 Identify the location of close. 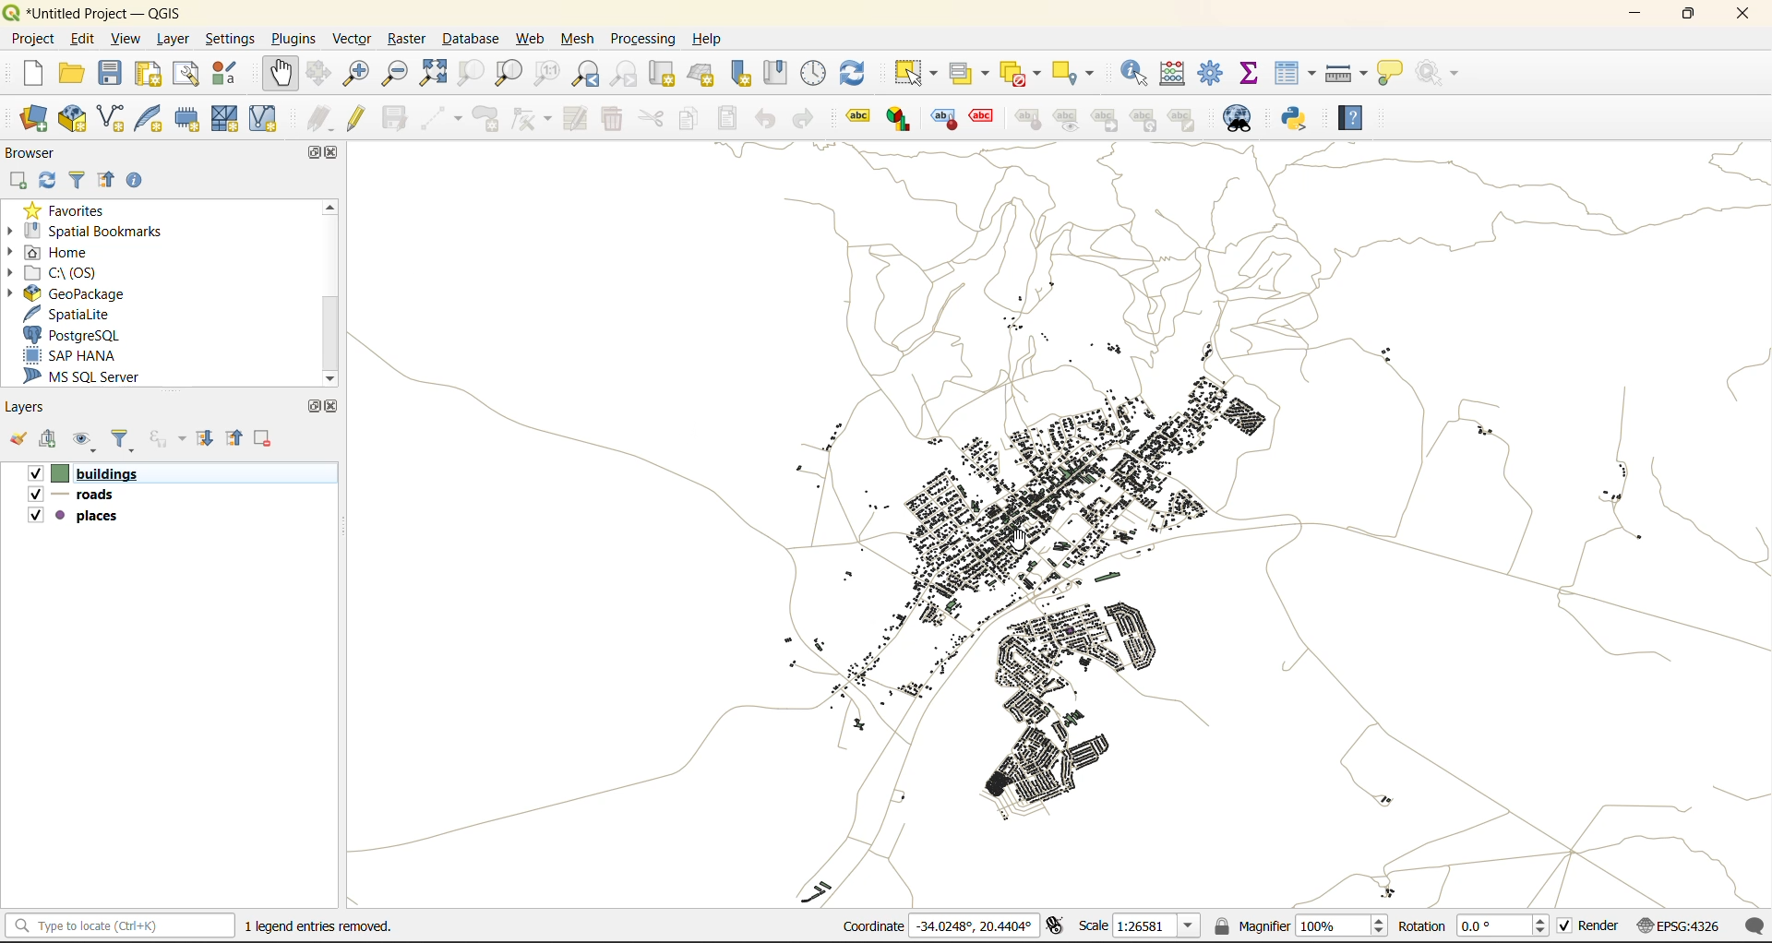
(335, 156).